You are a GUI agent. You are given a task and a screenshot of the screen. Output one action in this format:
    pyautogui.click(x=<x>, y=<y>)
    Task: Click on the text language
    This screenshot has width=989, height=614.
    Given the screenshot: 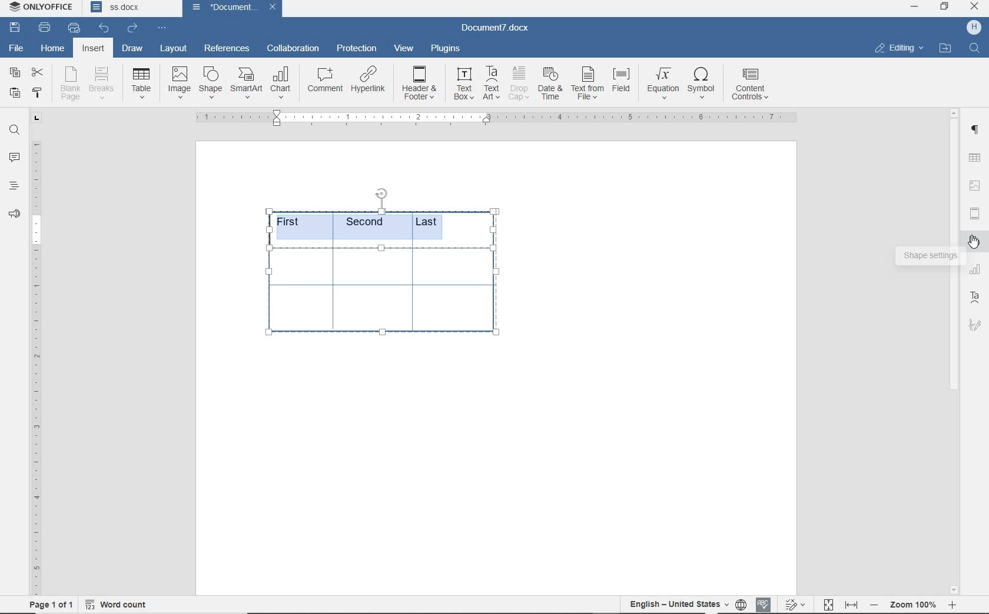 What is the action you would take?
    pyautogui.click(x=679, y=603)
    